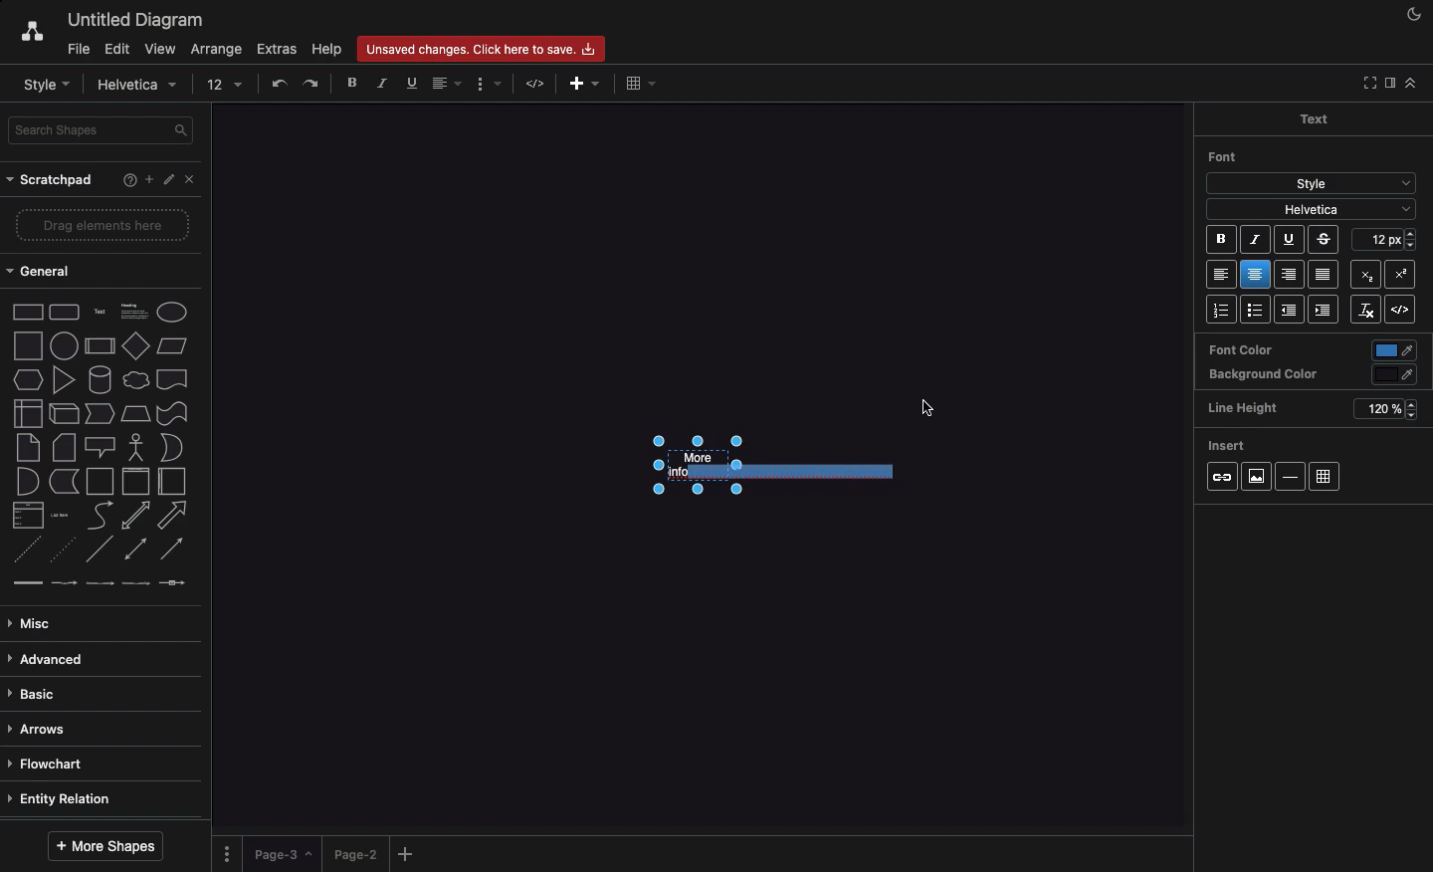 Image resolution: width=1433 pixels, height=872 pixels. What do you see at coordinates (1290, 276) in the screenshot?
I see `Right aligned` at bounding box center [1290, 276].